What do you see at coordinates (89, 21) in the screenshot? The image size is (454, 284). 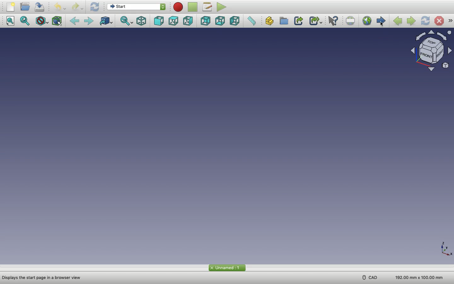 I see `Forward` at bounding box center [89, 21].